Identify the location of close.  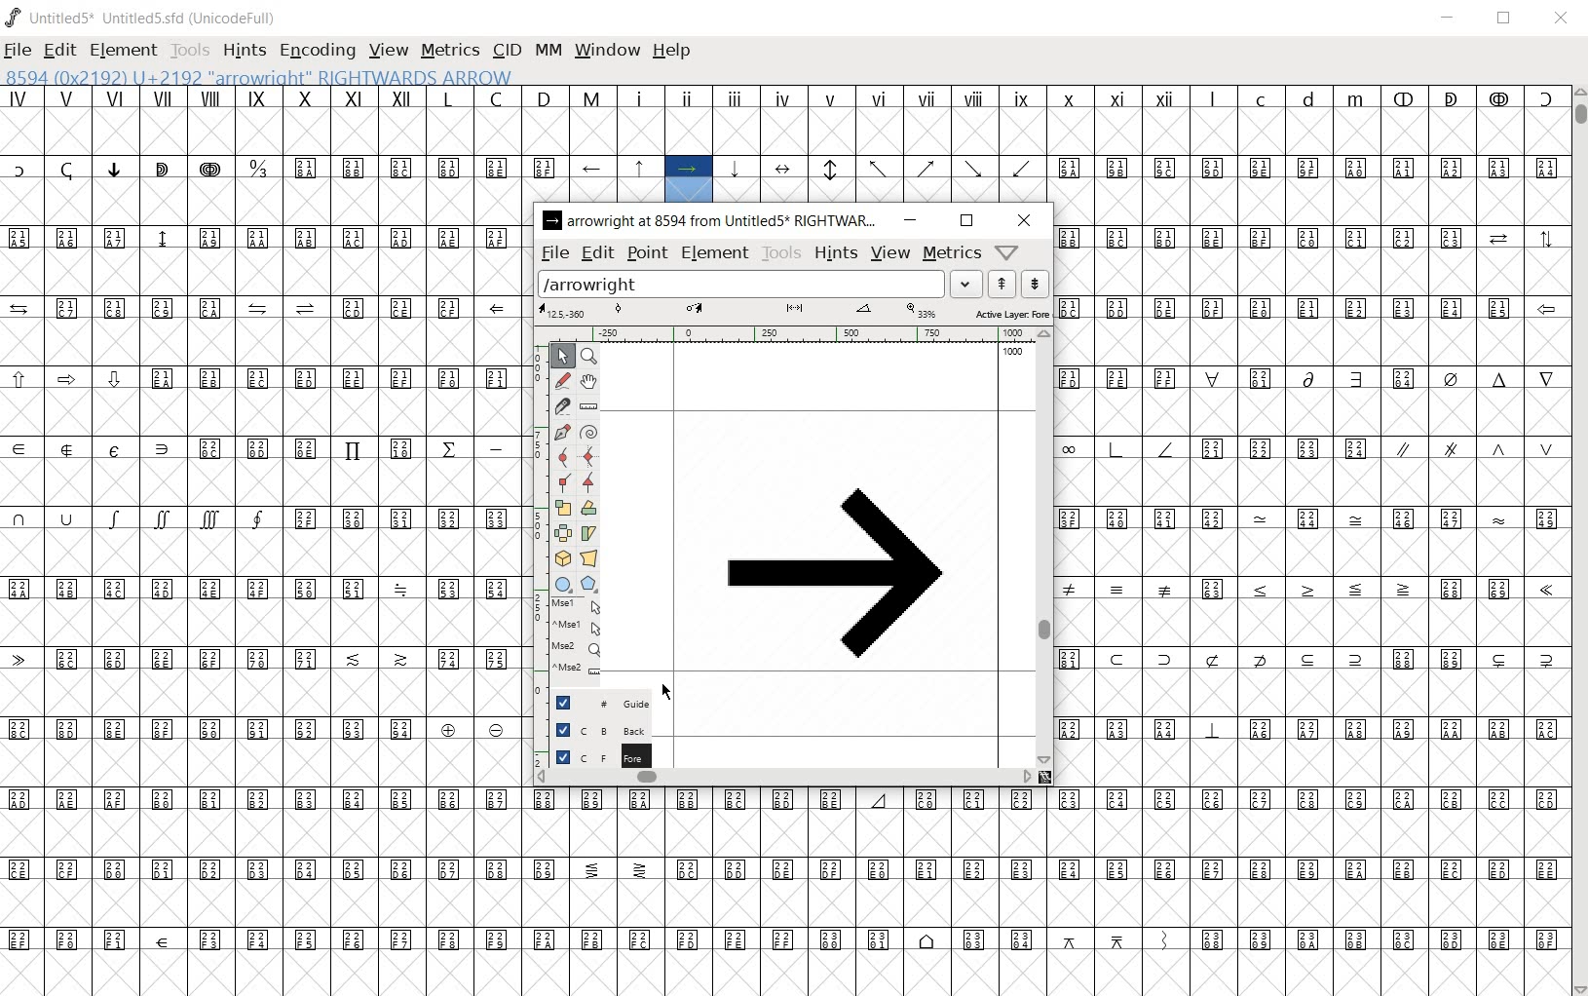
(1025, 222).